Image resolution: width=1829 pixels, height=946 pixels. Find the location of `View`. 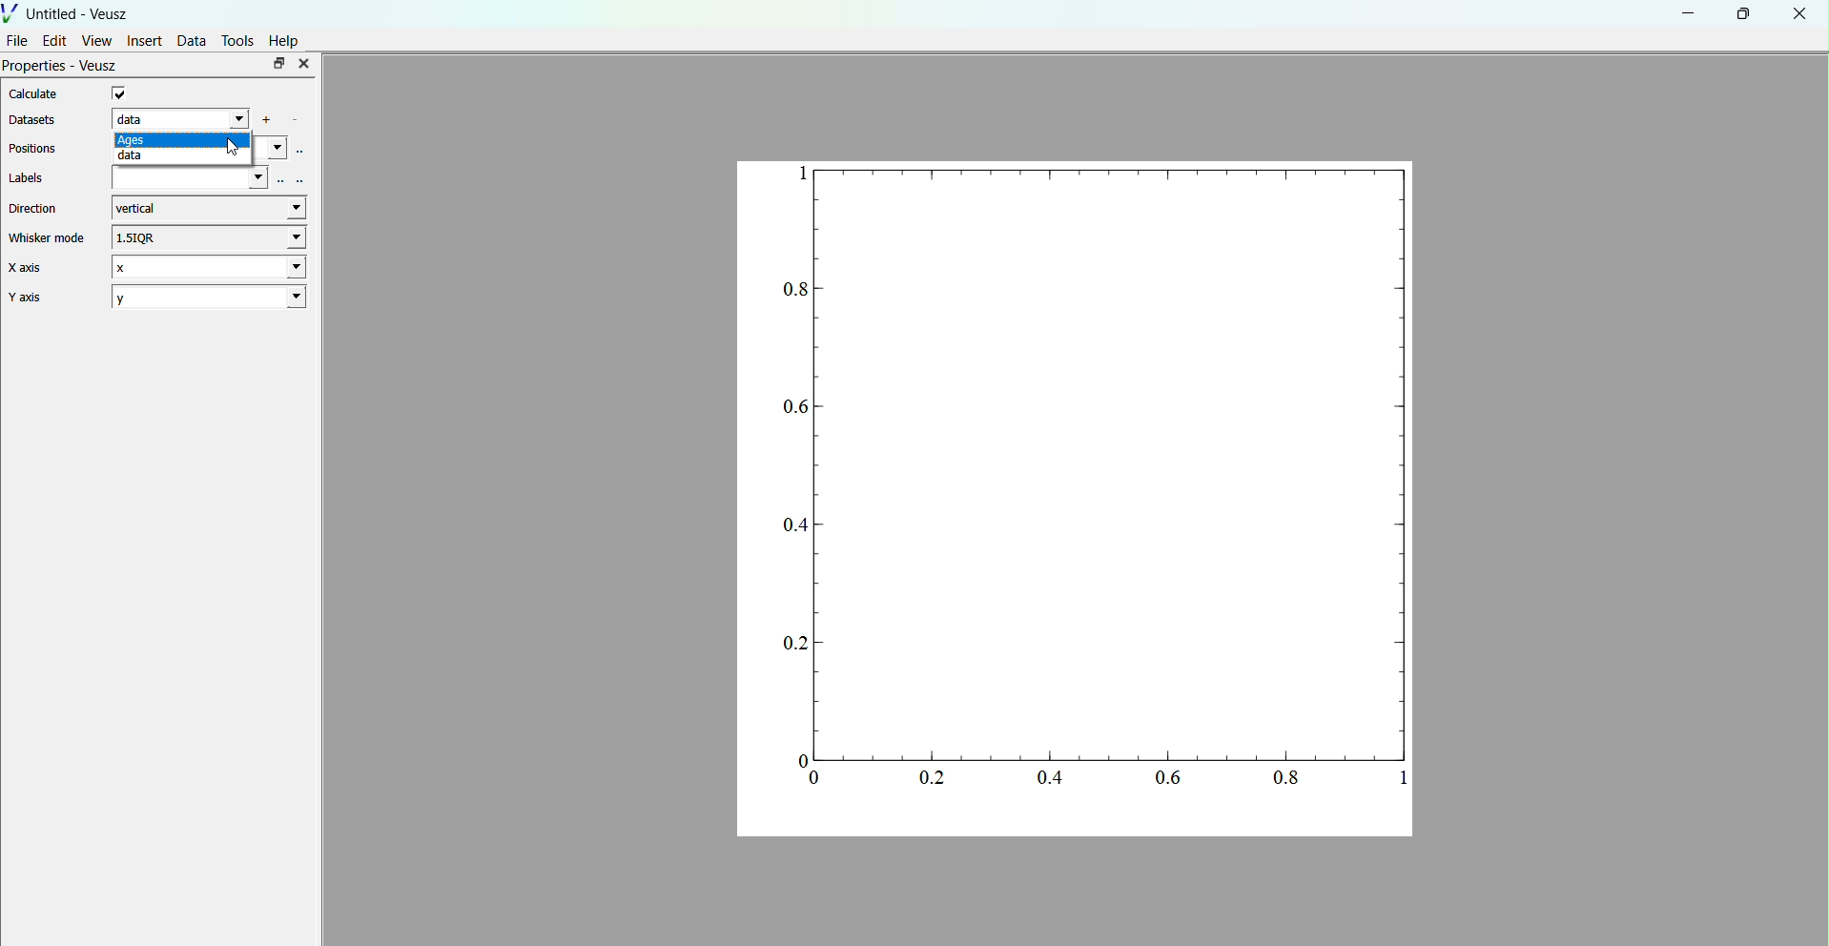

View is located at coordinates (96, 40).